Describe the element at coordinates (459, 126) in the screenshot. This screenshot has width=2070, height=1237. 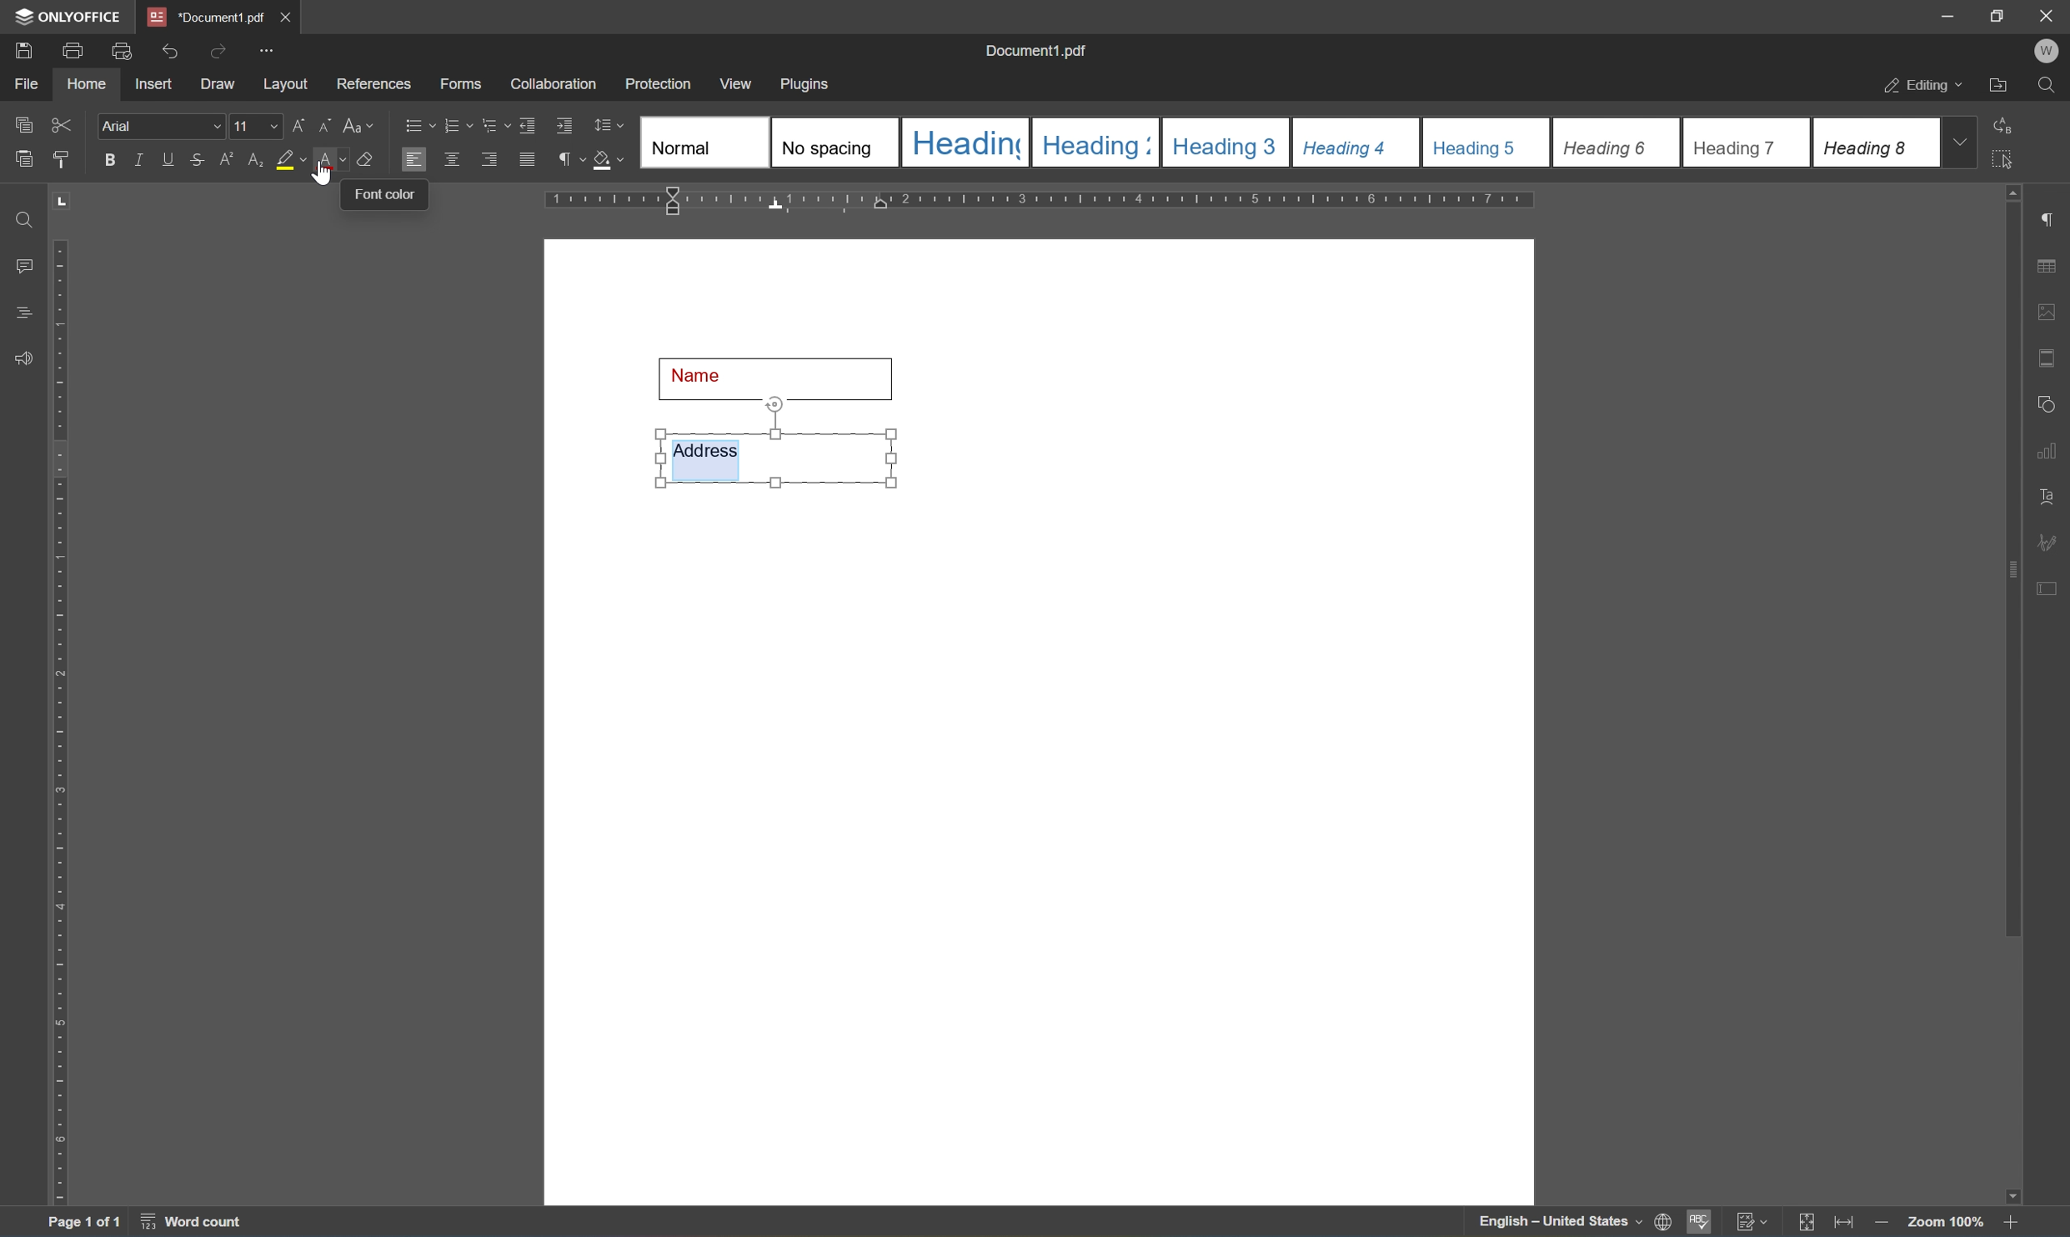
I see `numbering` at that location.